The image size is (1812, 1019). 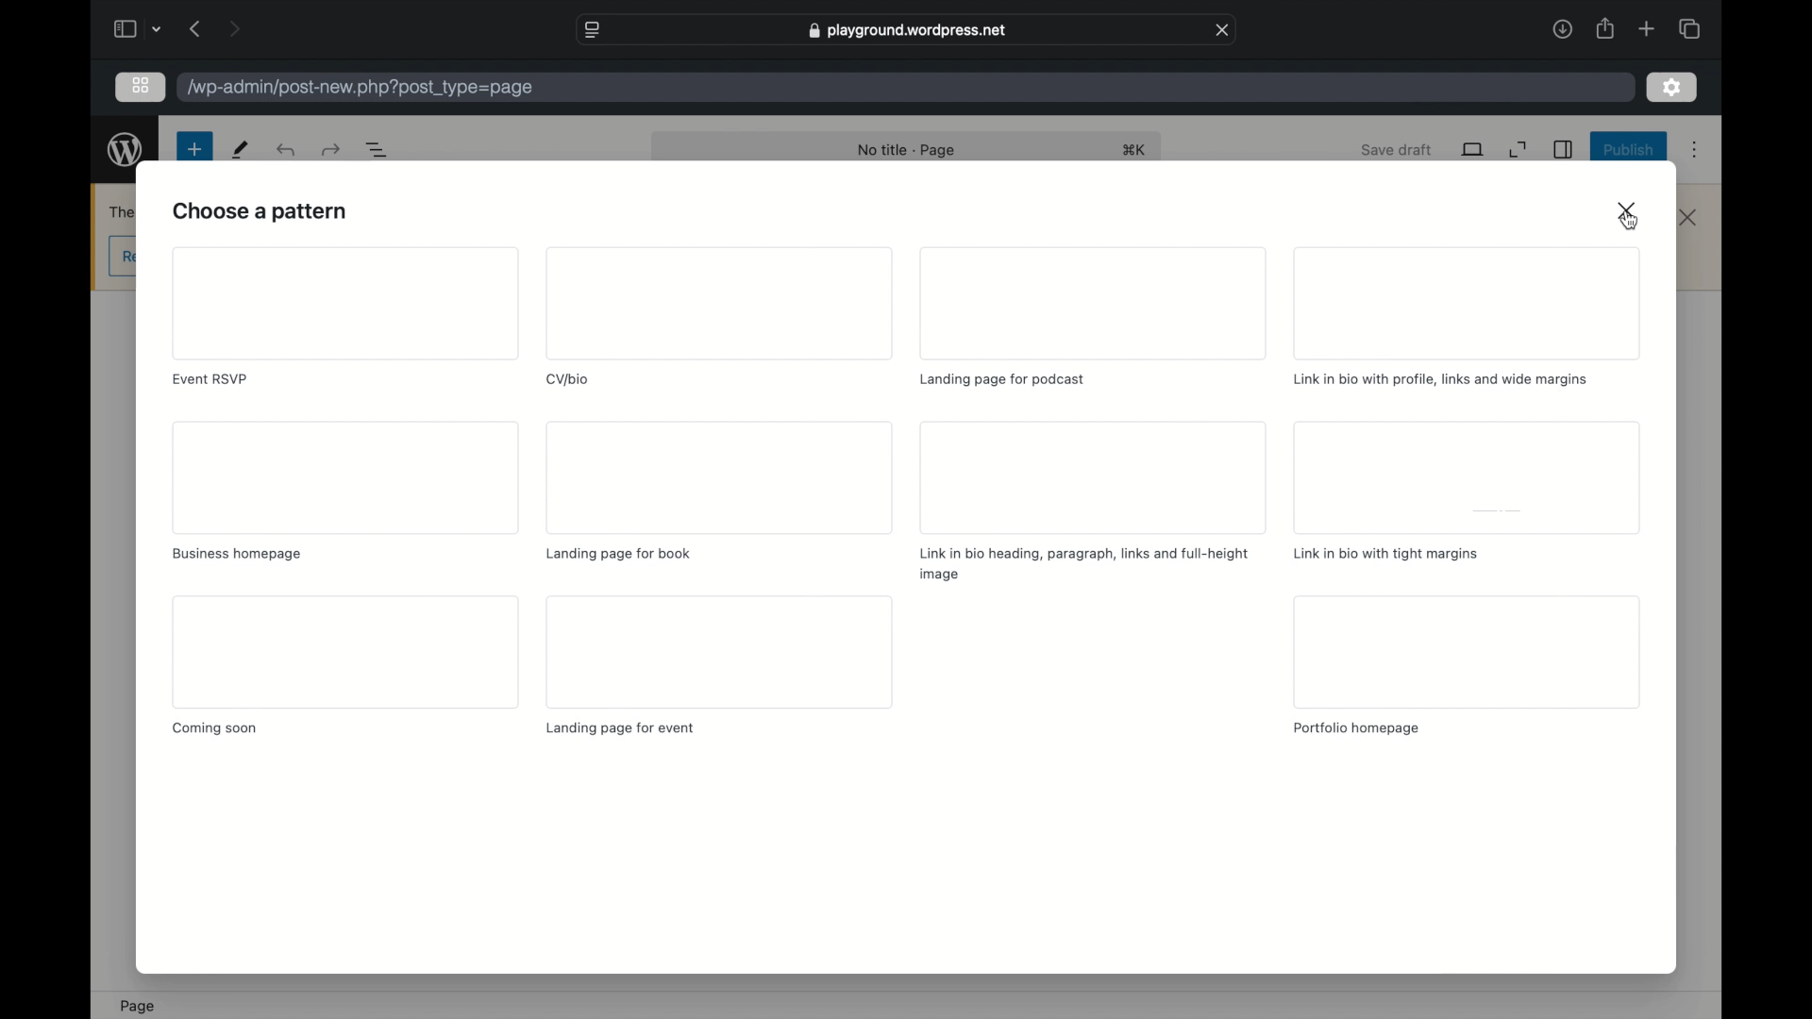 What do you see at coordinates (141, 86) in the screenshot?
I see `grid view` at bounding box center [141, 86].